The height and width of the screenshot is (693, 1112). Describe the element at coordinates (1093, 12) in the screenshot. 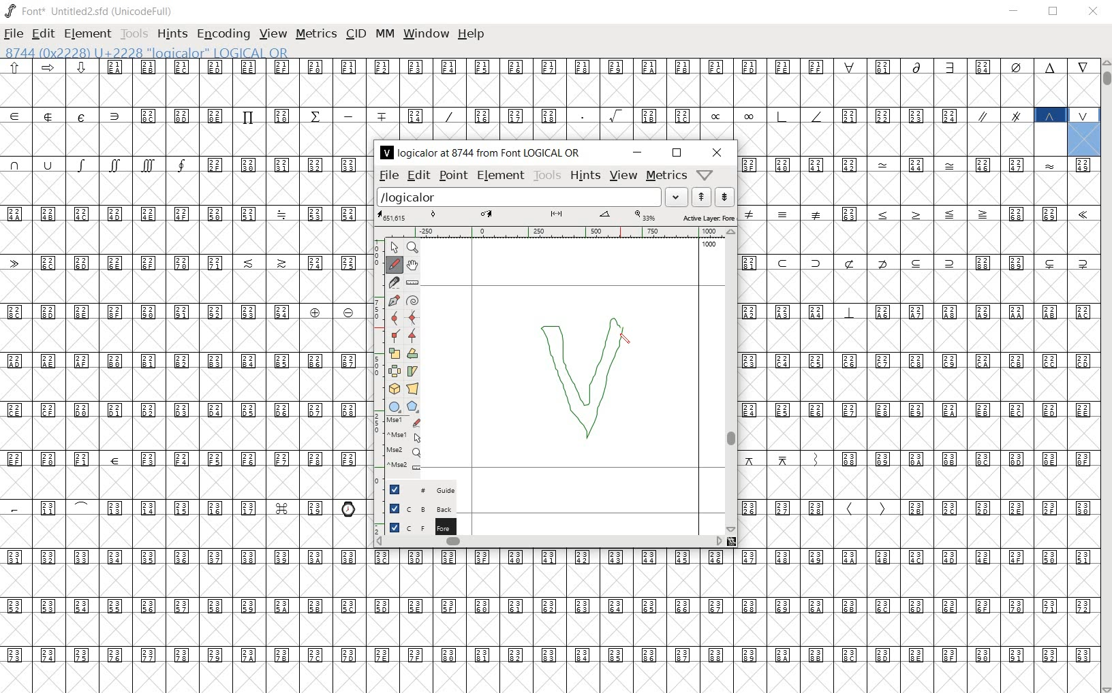

I see `close` at that location.